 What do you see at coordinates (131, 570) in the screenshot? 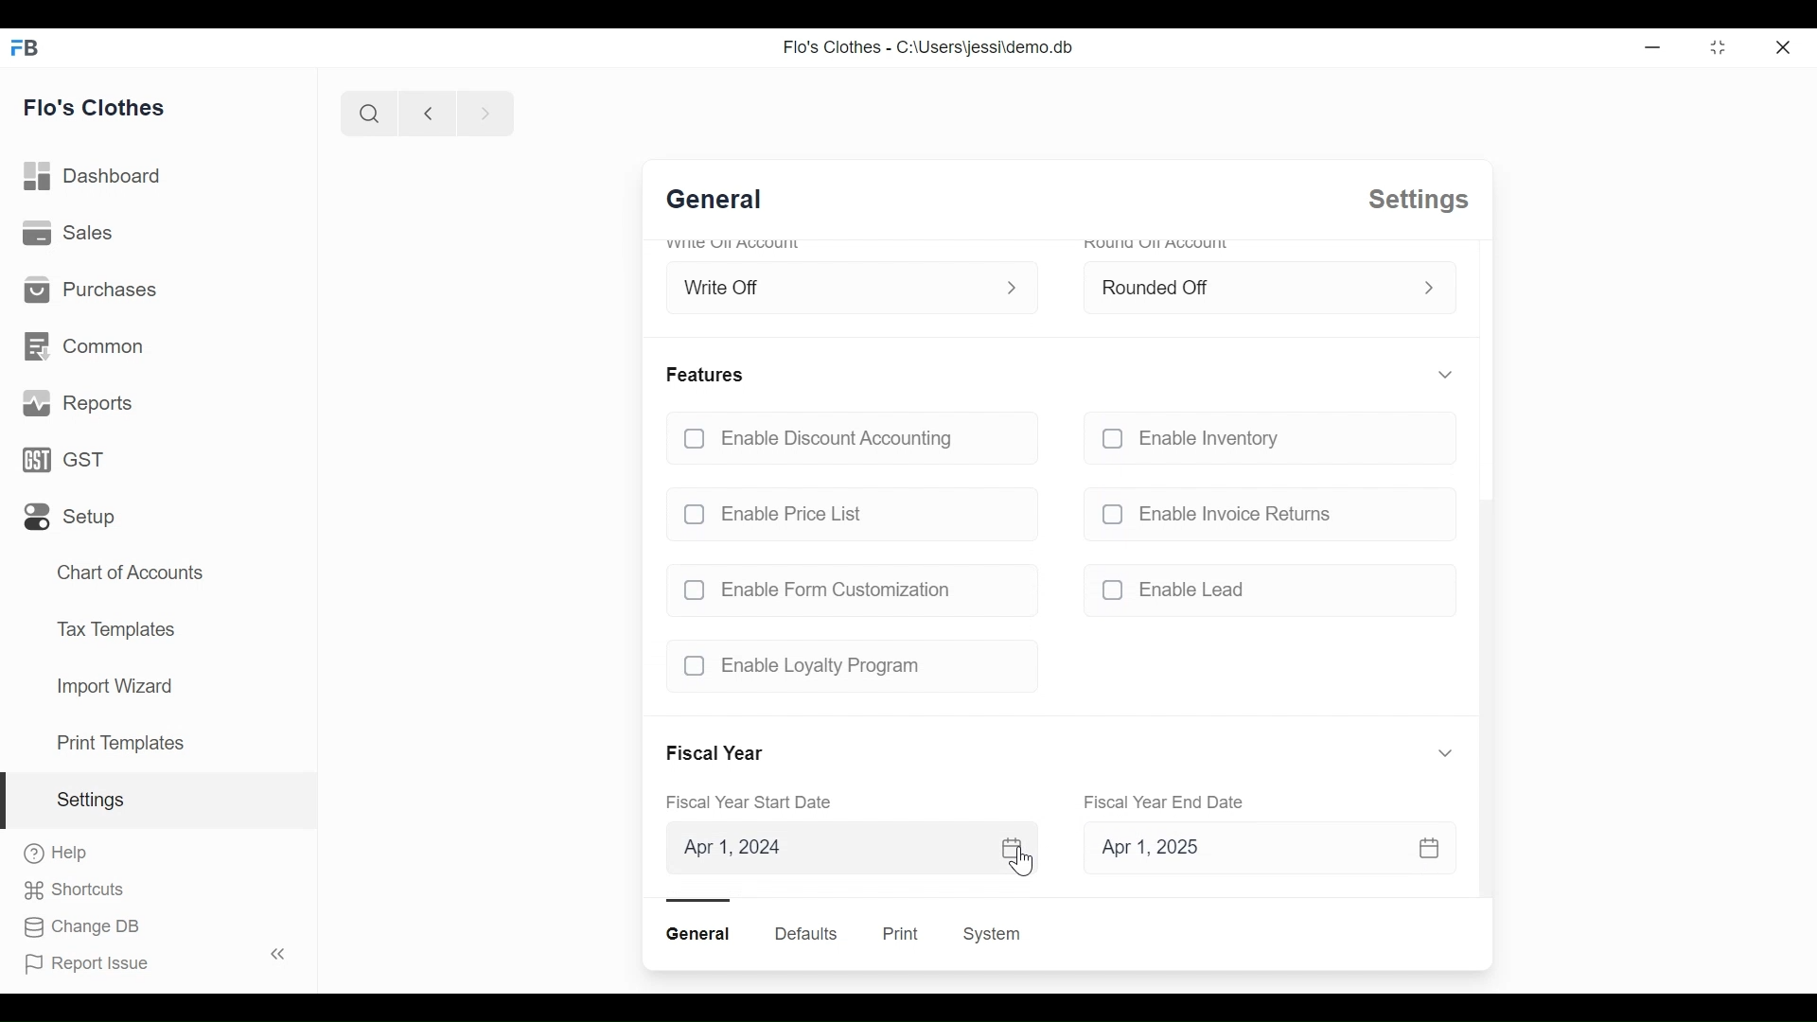
I see `Chart of Accounts` at bounding box center [131, 570].